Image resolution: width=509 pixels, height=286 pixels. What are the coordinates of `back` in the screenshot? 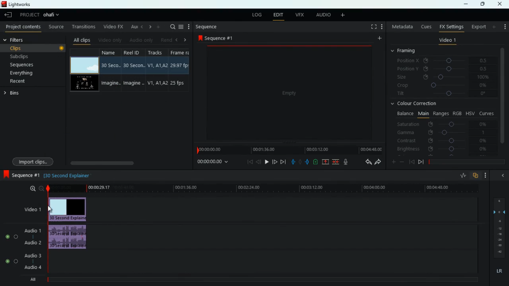 It's located at (365, 162).